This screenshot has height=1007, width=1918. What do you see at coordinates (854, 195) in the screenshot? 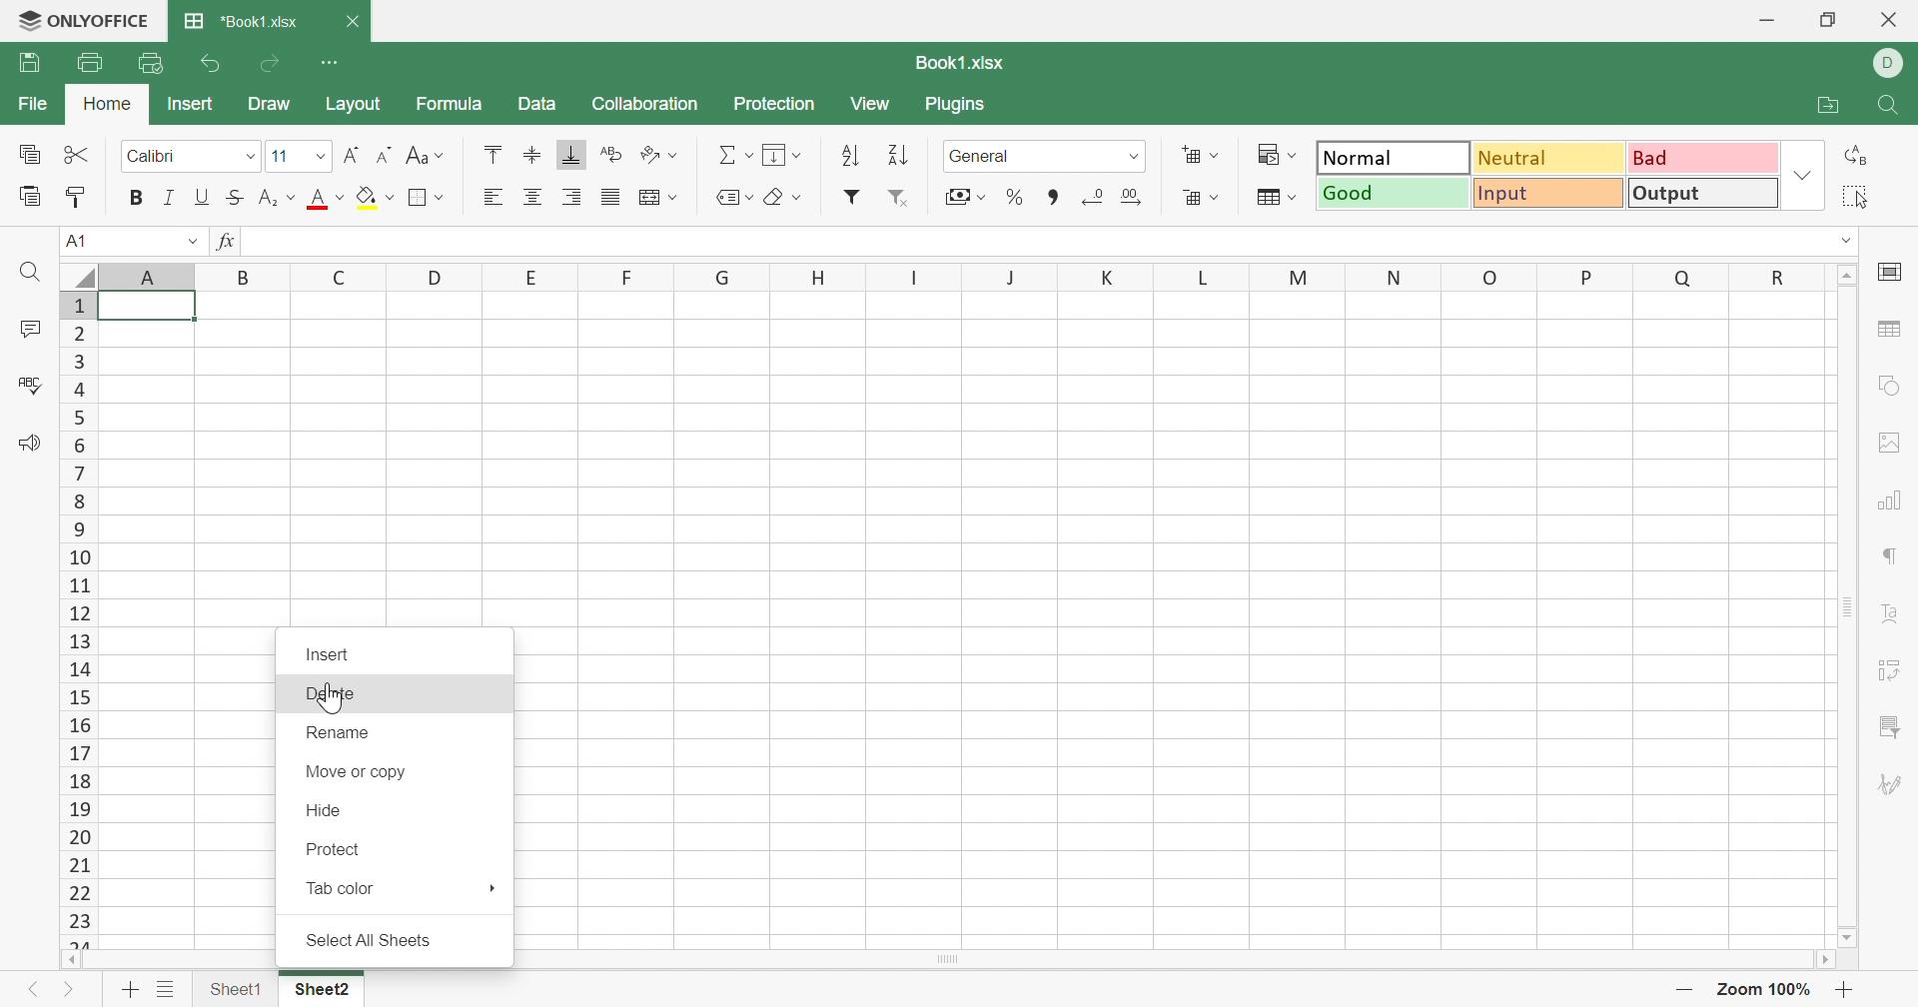
I see `Add filter` at bounding box center [854, 195].